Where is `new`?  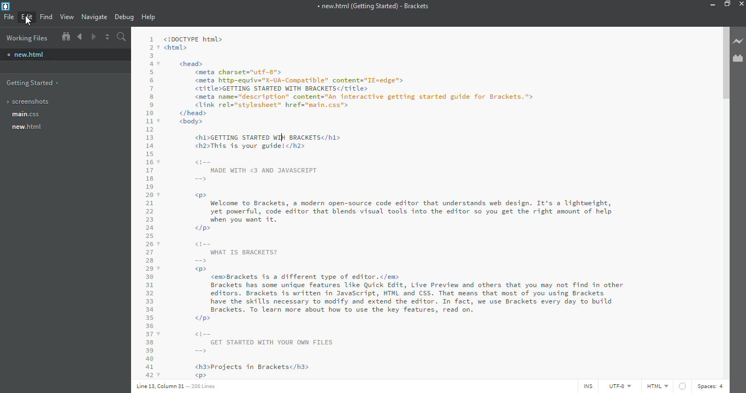
new is located at coordinates (29, 127).